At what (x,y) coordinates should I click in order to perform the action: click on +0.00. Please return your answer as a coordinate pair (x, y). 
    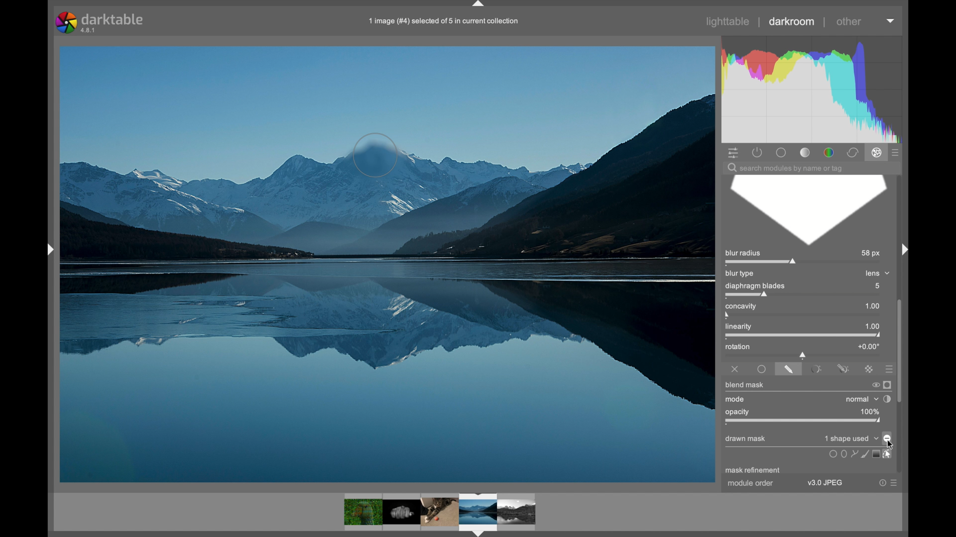
    Looking at the image, I should click on (868, 346).